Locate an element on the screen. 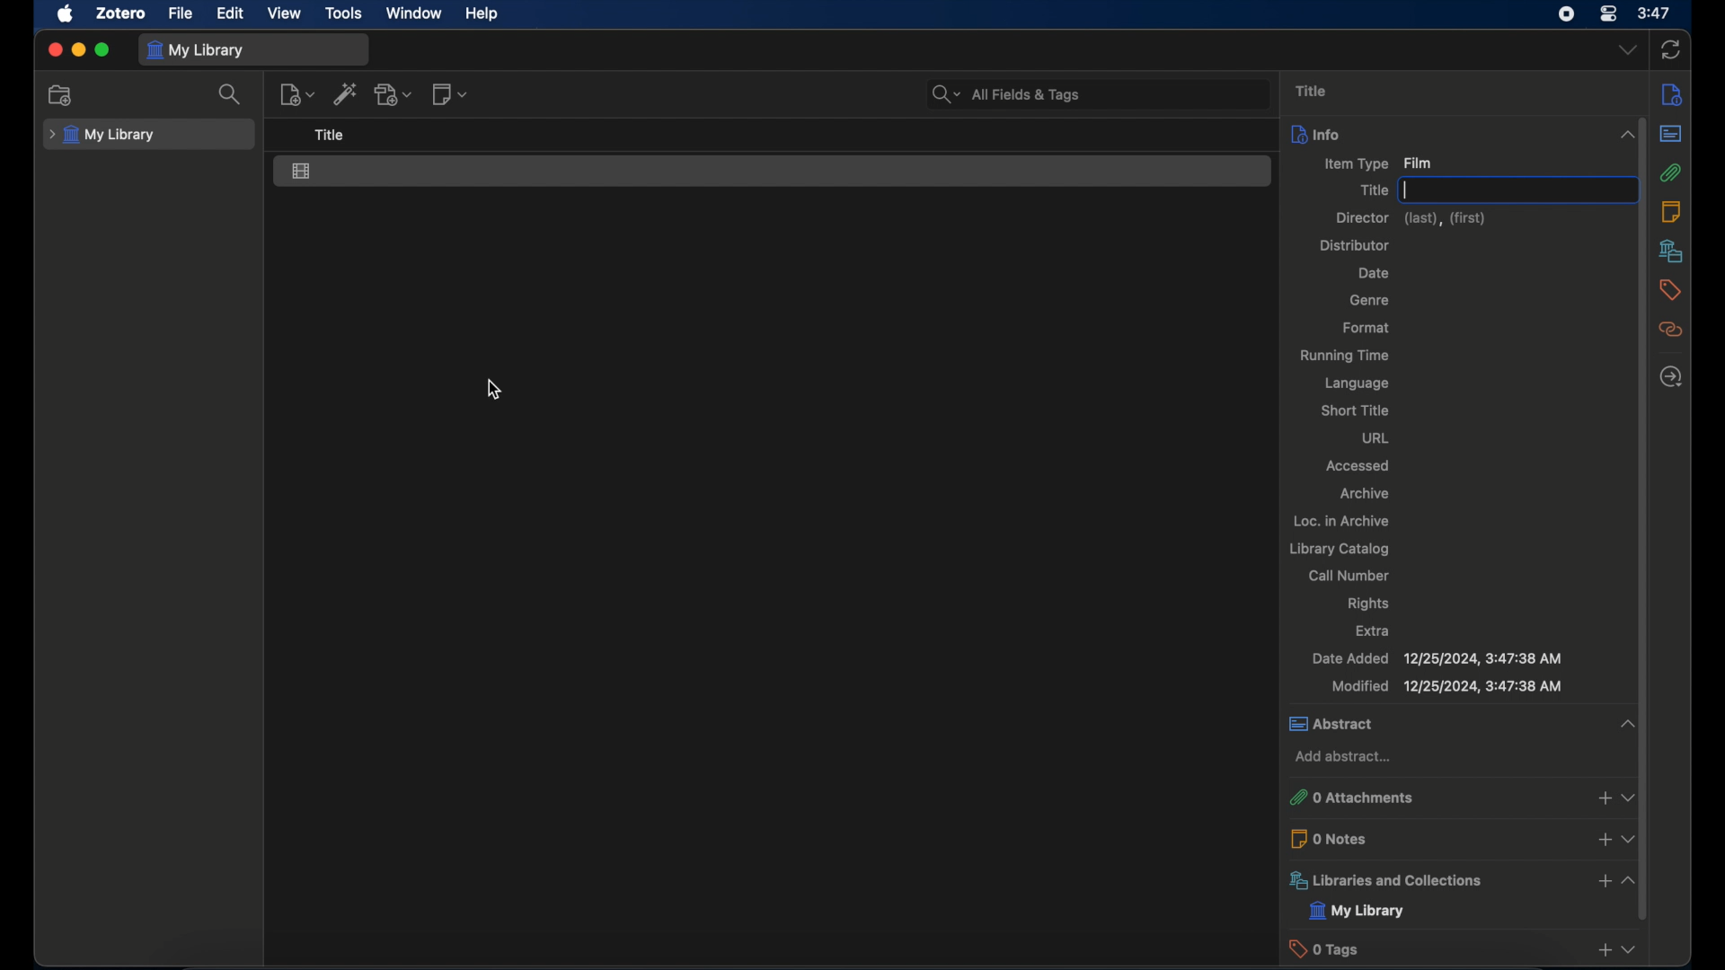  sync is located at coordinates (1672, 49).